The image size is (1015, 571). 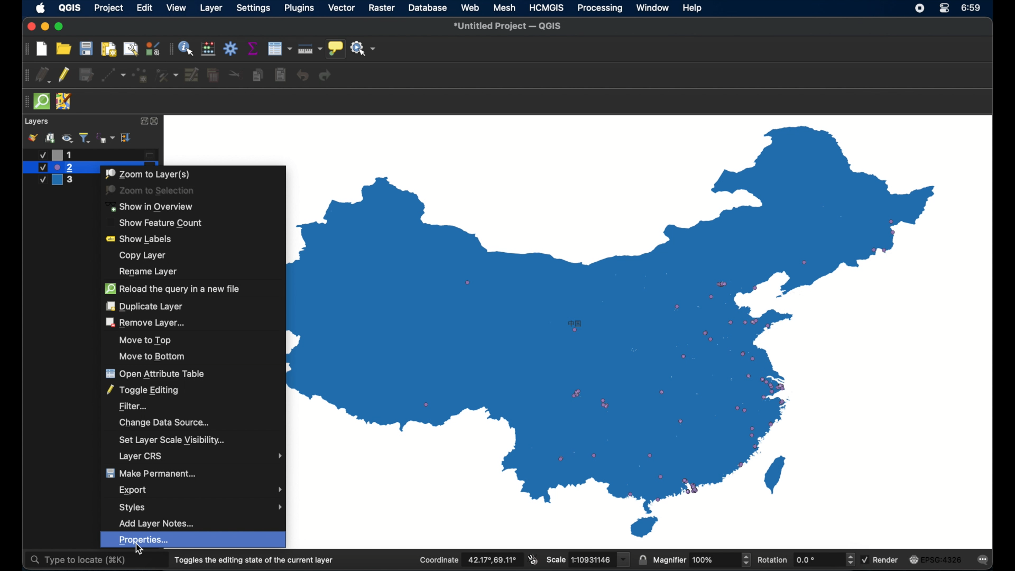 What do you see at coordinates (145, 7) in the screenshot?
I see `edit` at bounding box center [145, 7].